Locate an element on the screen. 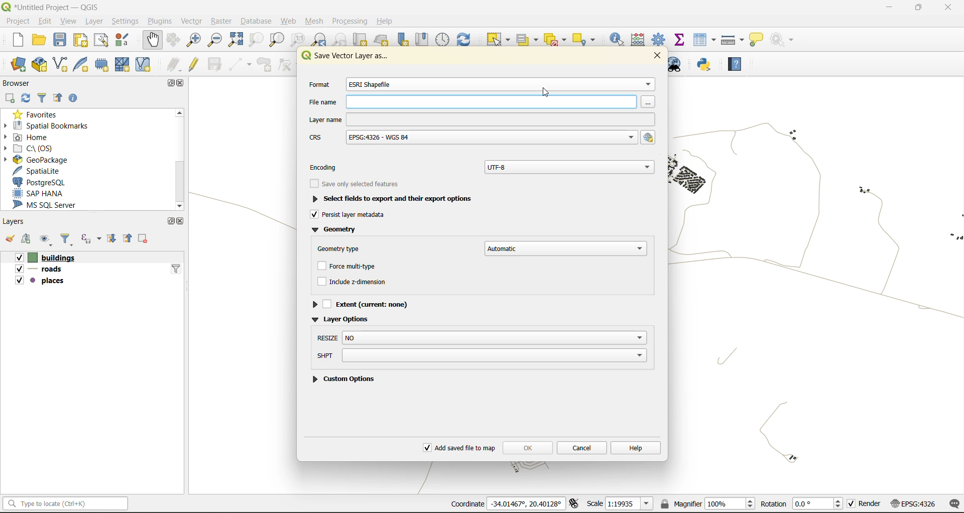 This screenshot has width=964, height=513. pan map is located at coordinates (153, 41).